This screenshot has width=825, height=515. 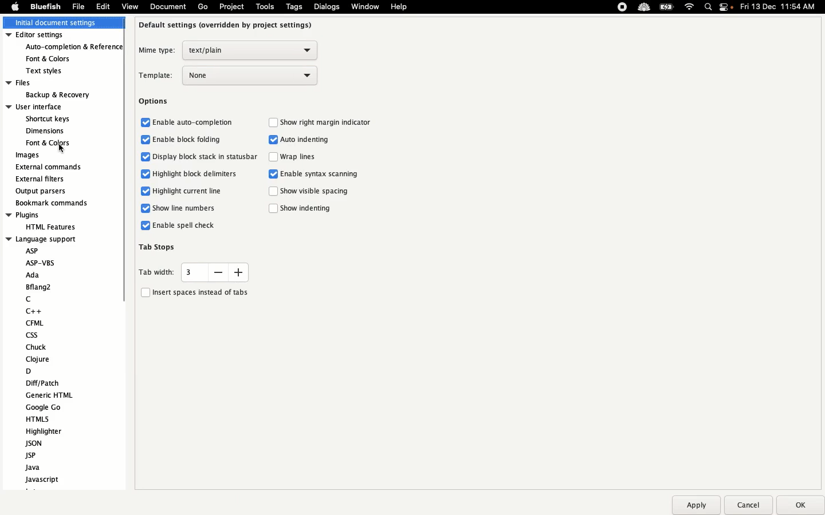 What do you see at coordinates (781, 6) in the screenshot?
I see `Date time` at bounding box center [781, 6].